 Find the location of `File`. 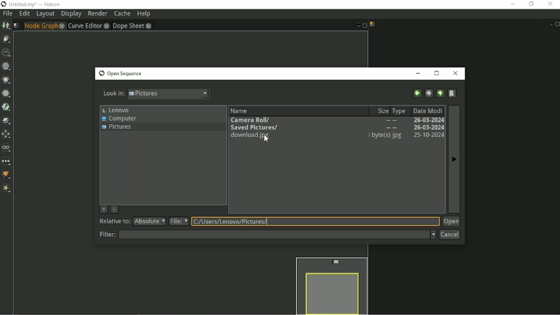

File is located at coordinates (7, 14).